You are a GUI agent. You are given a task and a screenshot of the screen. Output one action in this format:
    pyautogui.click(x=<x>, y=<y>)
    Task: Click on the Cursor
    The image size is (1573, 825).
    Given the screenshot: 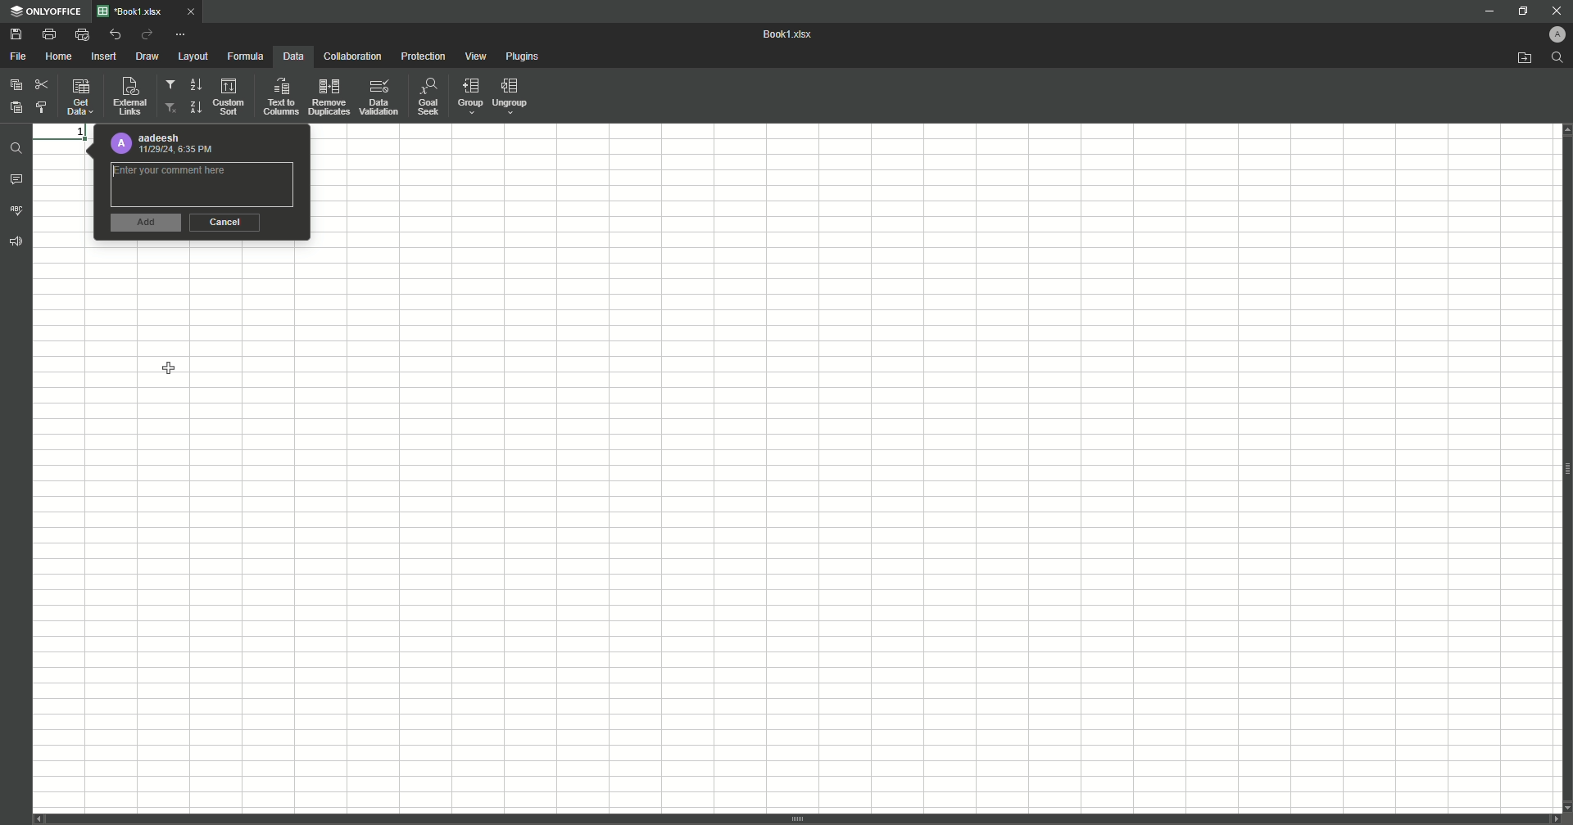 What is the action you would take?
    pyautogui.click(x=174, y=366)
    